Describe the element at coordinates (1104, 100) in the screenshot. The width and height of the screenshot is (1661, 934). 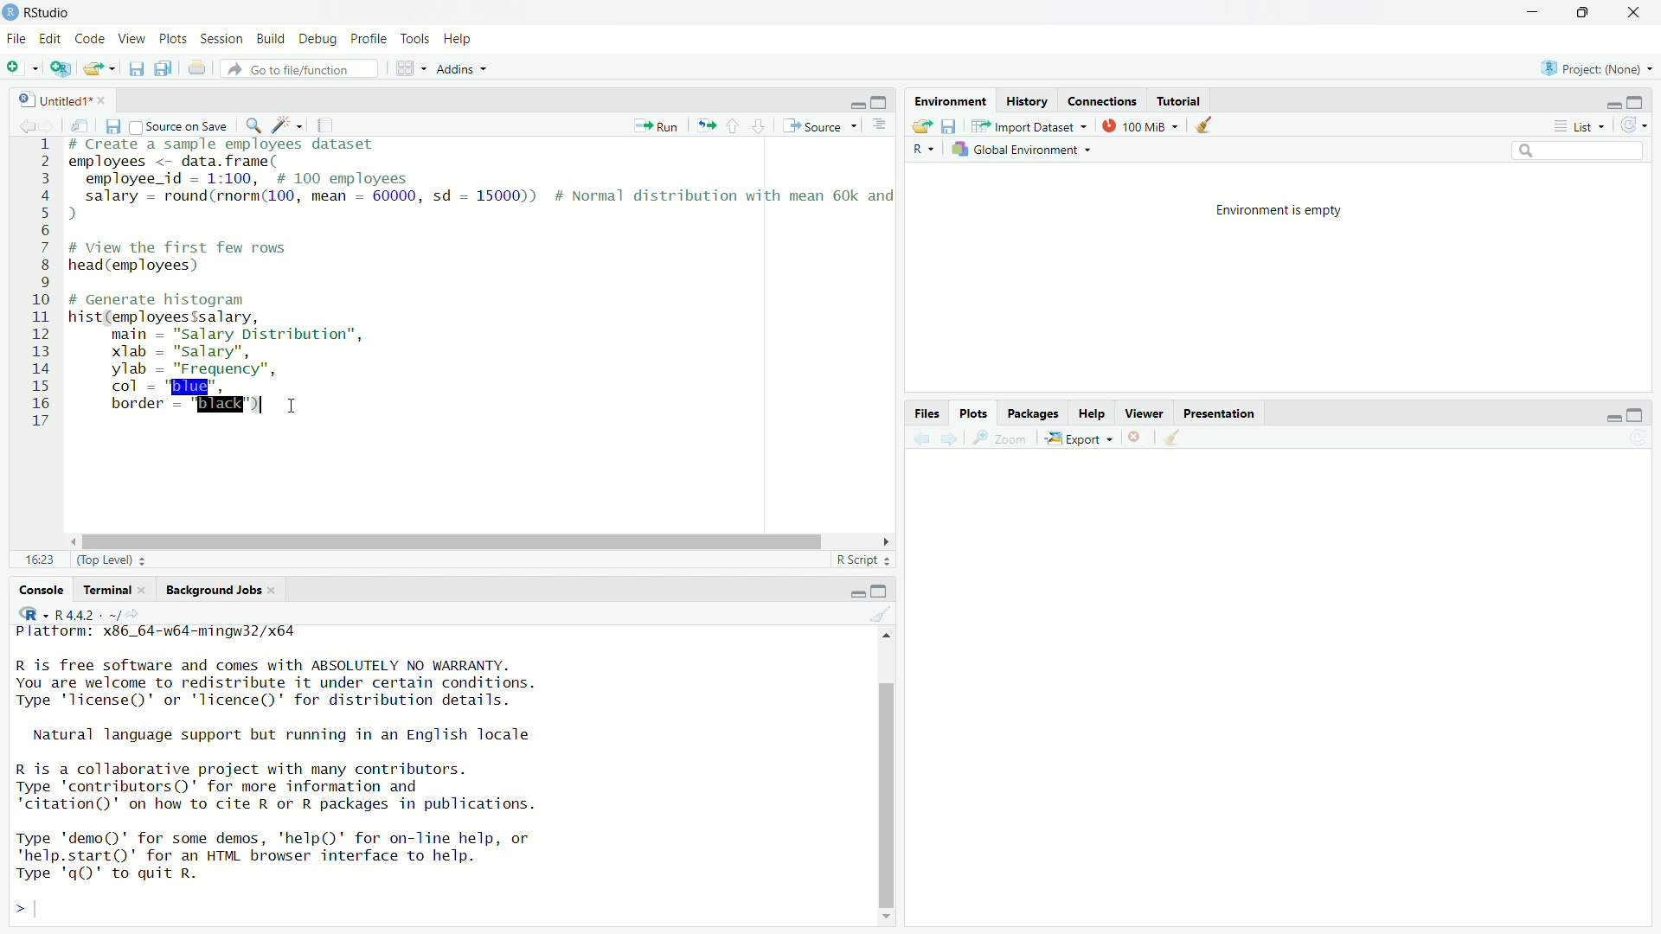
I see `Connections` at that location.